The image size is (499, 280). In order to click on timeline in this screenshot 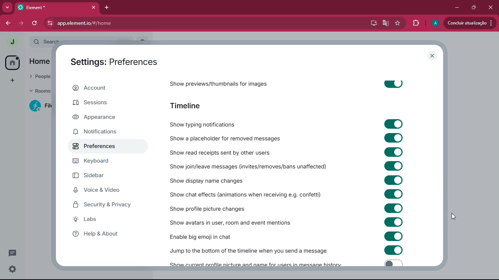, I will do `click(191, 106)`.